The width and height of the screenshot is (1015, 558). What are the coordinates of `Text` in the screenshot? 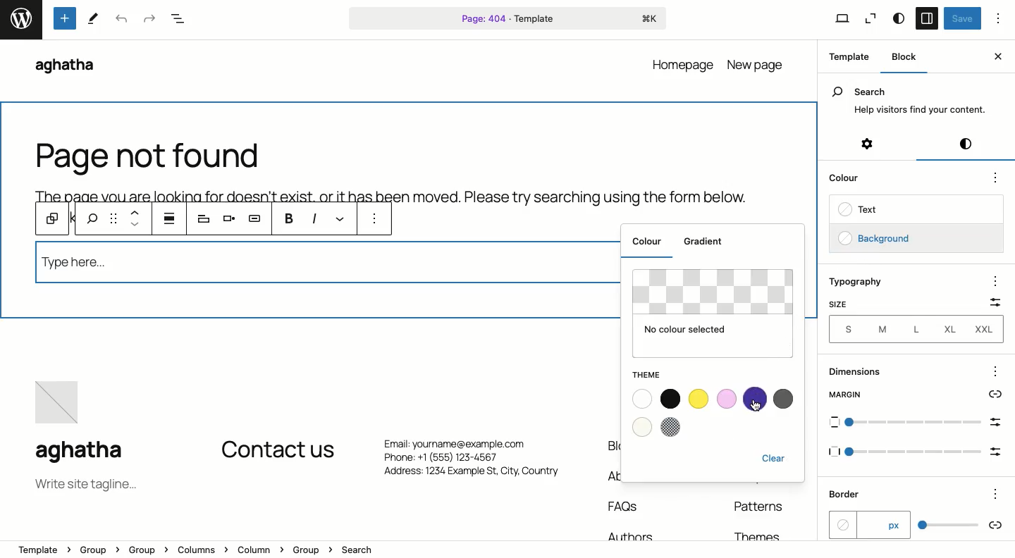 It's located at (856, 209).